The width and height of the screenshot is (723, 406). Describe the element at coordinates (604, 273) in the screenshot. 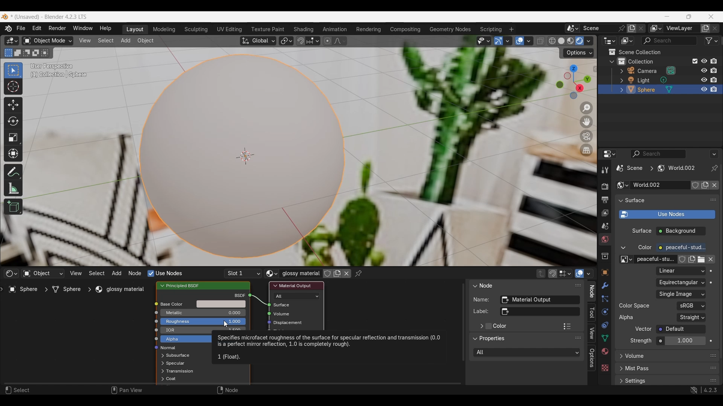

I see `Object properties` at that location.